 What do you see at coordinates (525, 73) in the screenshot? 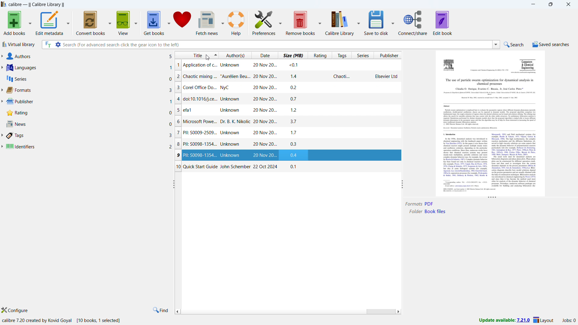
I see `` at bounding box center [525, 73].